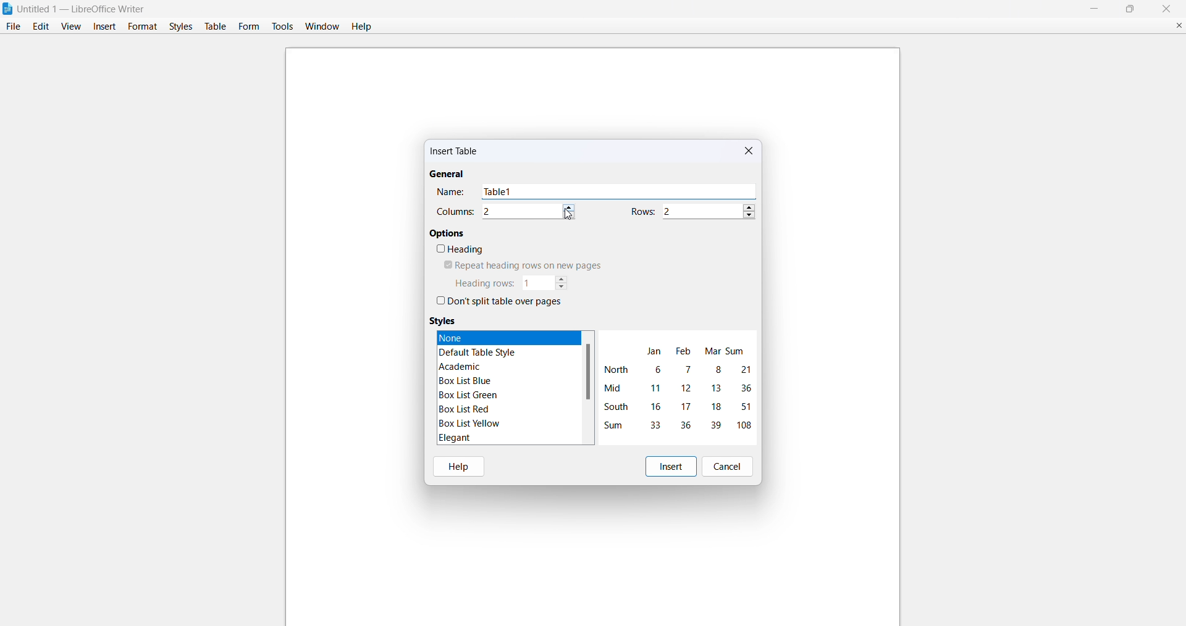 The image size is (1186, 626). Describe the element at coordinates (588, 372) in the screenshot. I see `scroll bar` at that location.